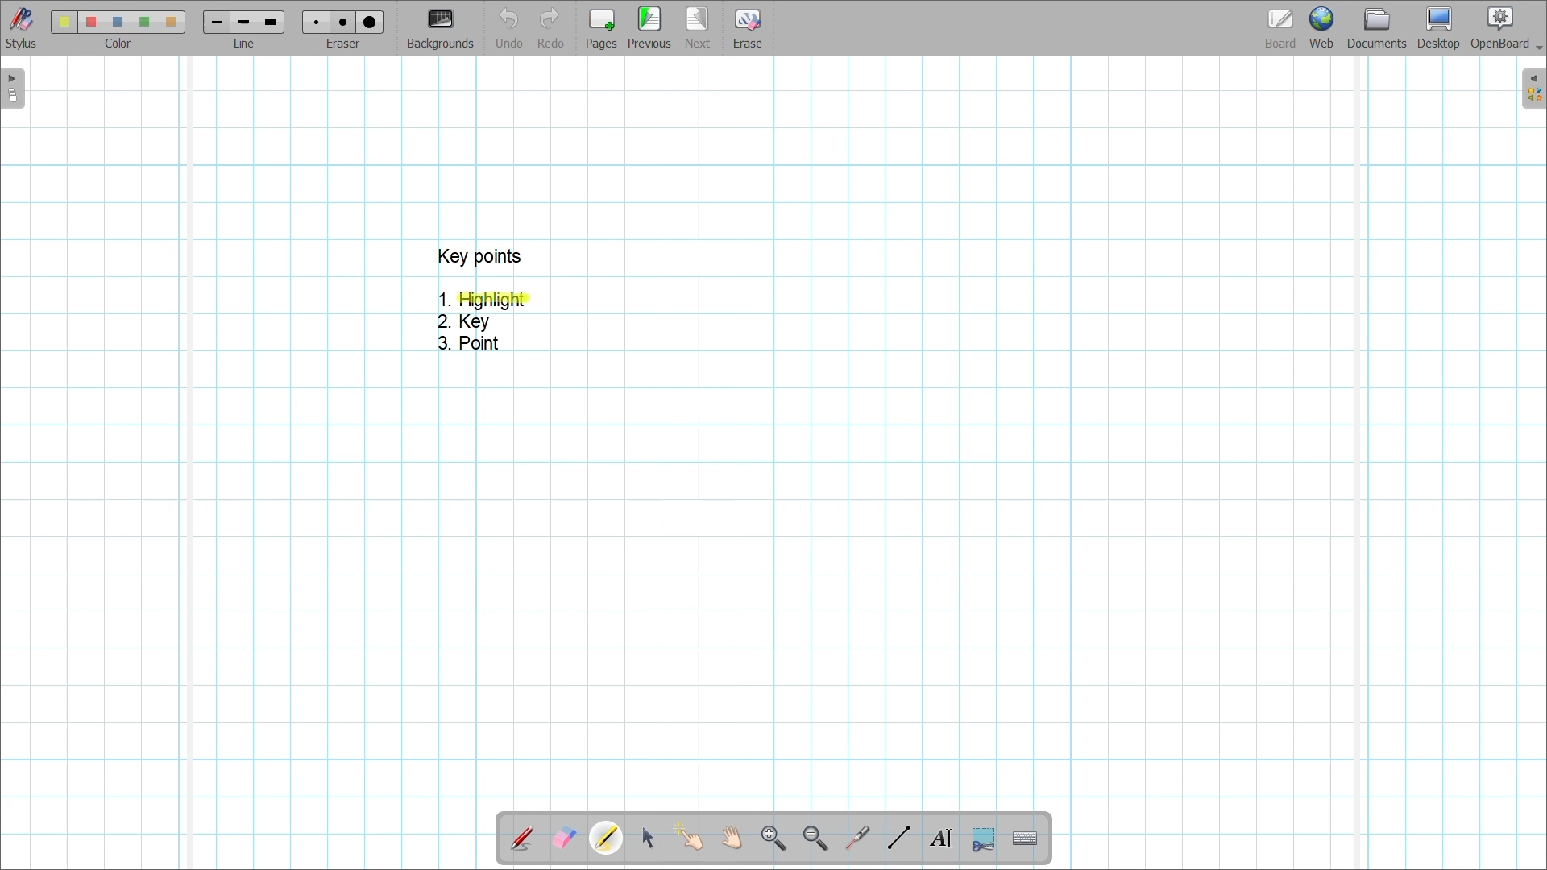 The height and width of the screenshot is (870, 1547). Describe the element at coordinates (1533, 89) in the screenshot. I see `Right sidebar` at that location.